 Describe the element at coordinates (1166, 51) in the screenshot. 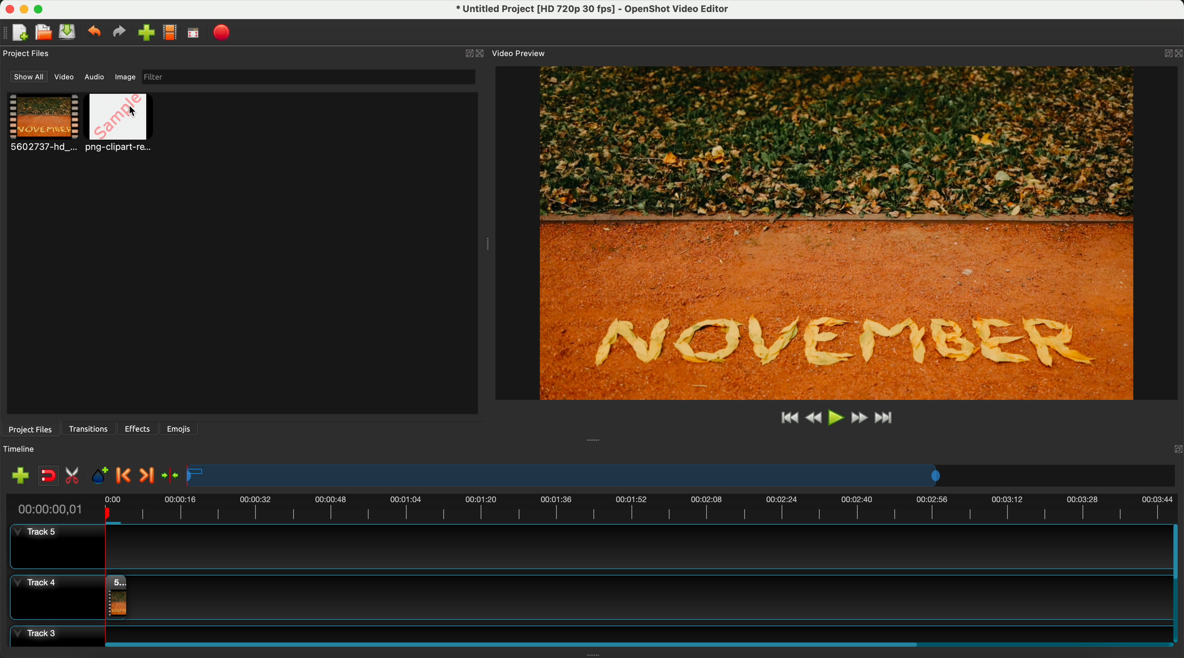

I see `BUTTON` at that location.